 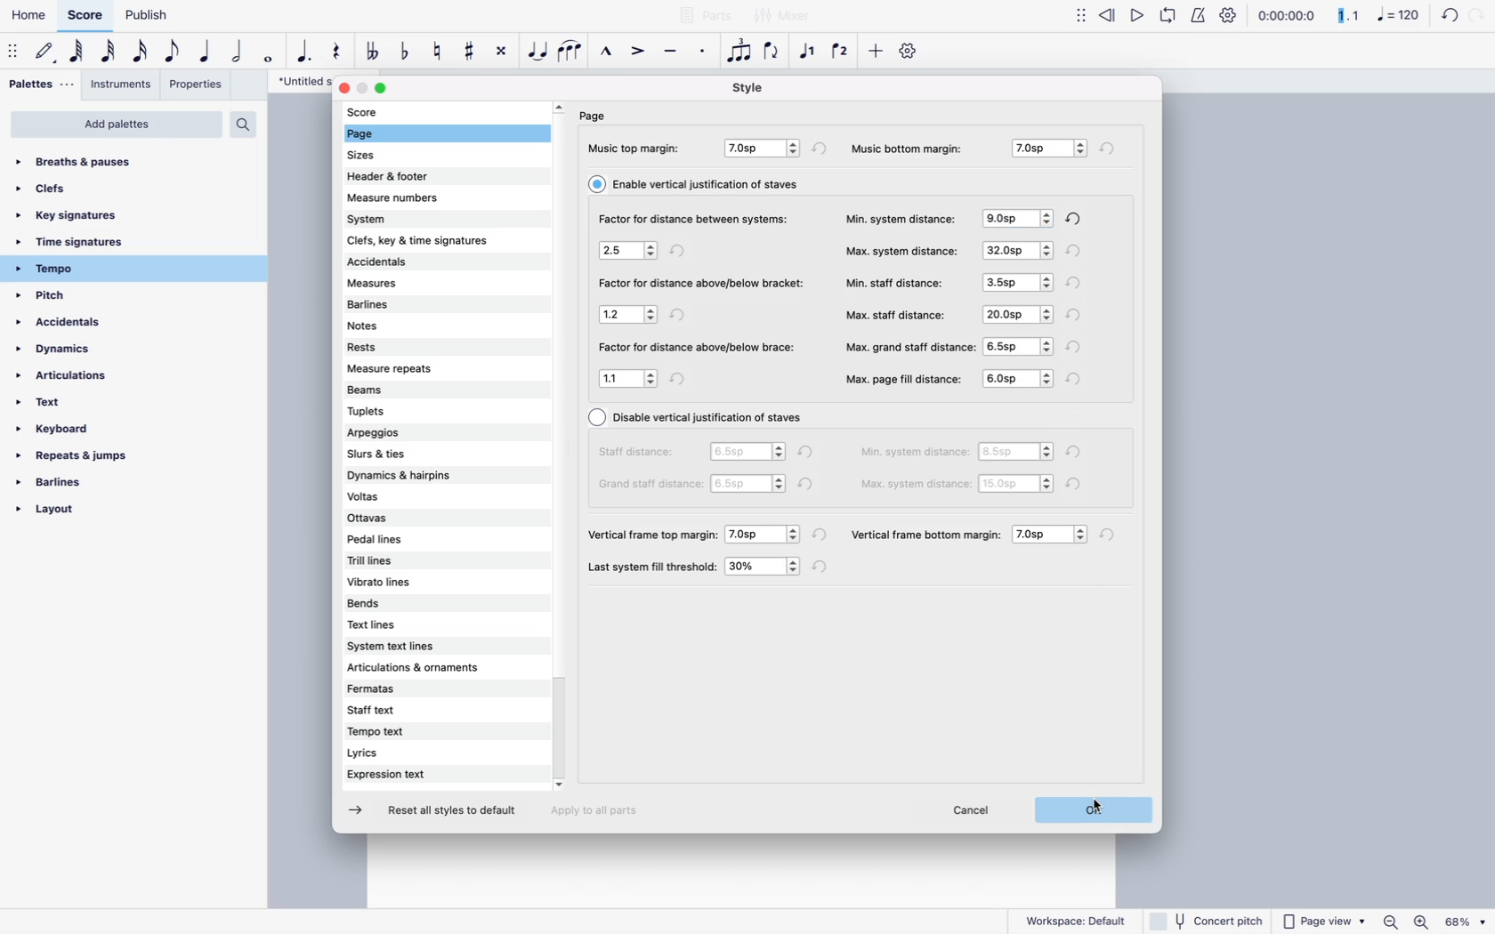 I want to click on arpeggios, so click(x=416, y=433).